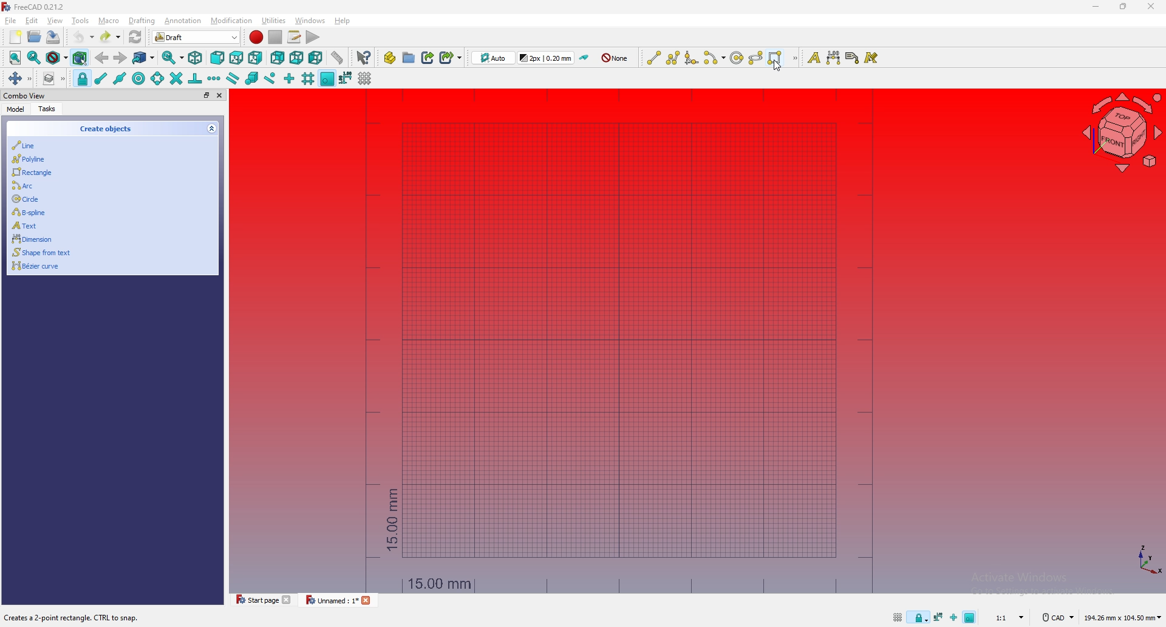 This screenshot has width=1166, height=627. What do you see at coordinates (109, 21) in the screenshot?
I see `macro` at bounding box center [109, 21].